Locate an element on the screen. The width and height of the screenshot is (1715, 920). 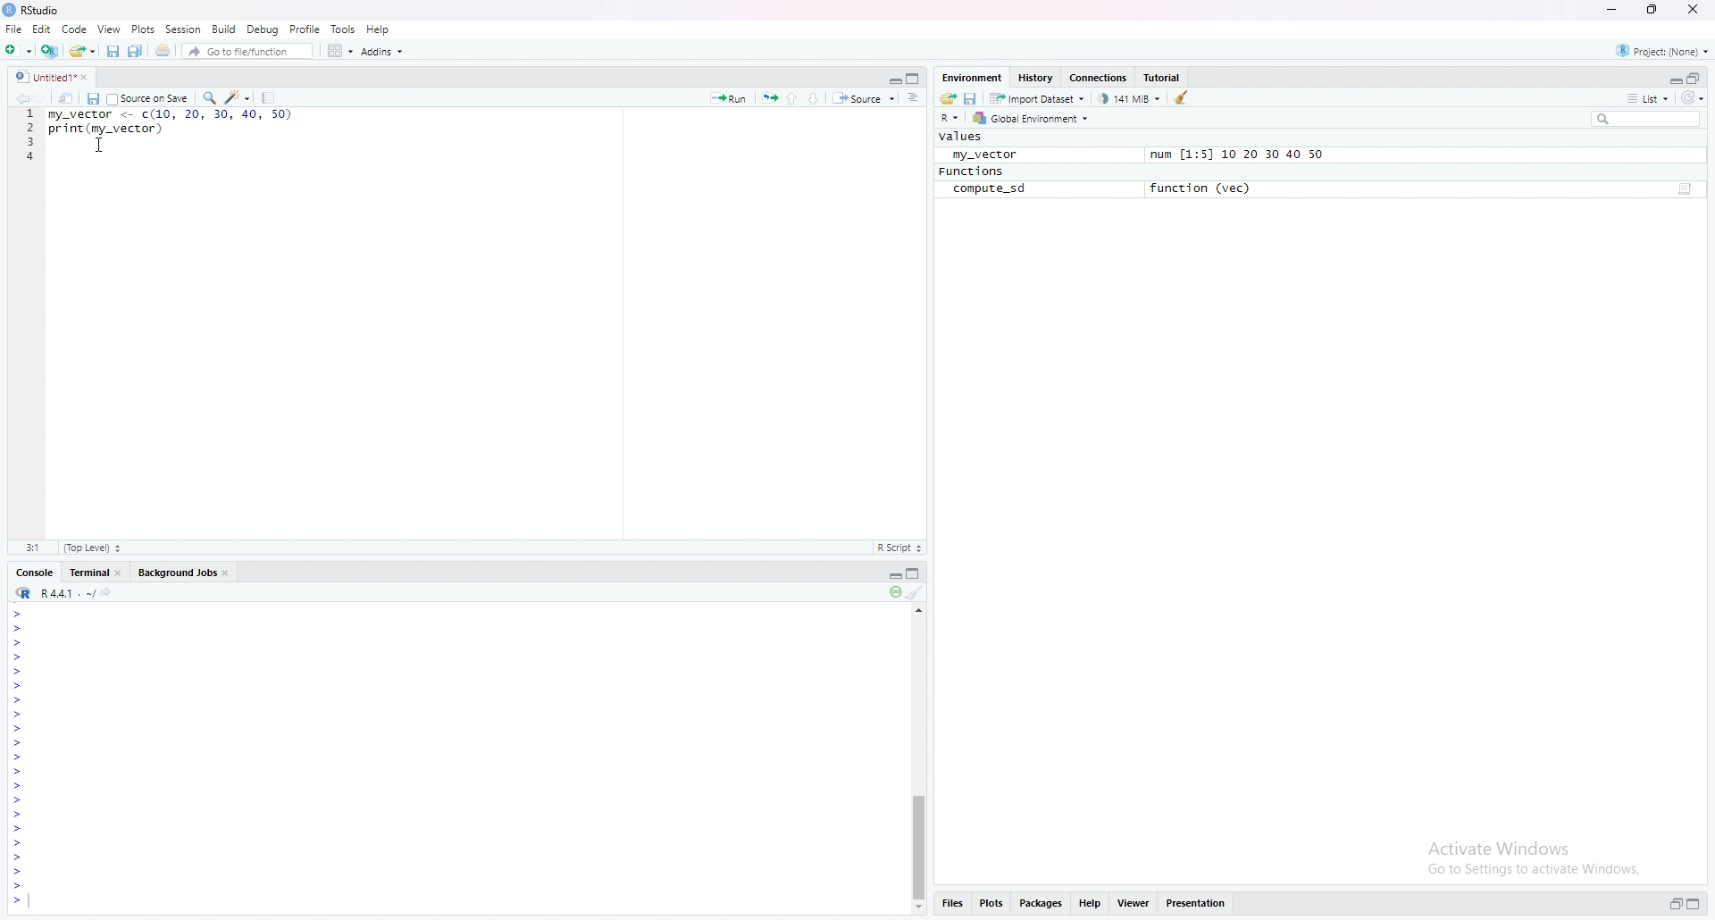
Print the current file is located at coordinates (161, 51).